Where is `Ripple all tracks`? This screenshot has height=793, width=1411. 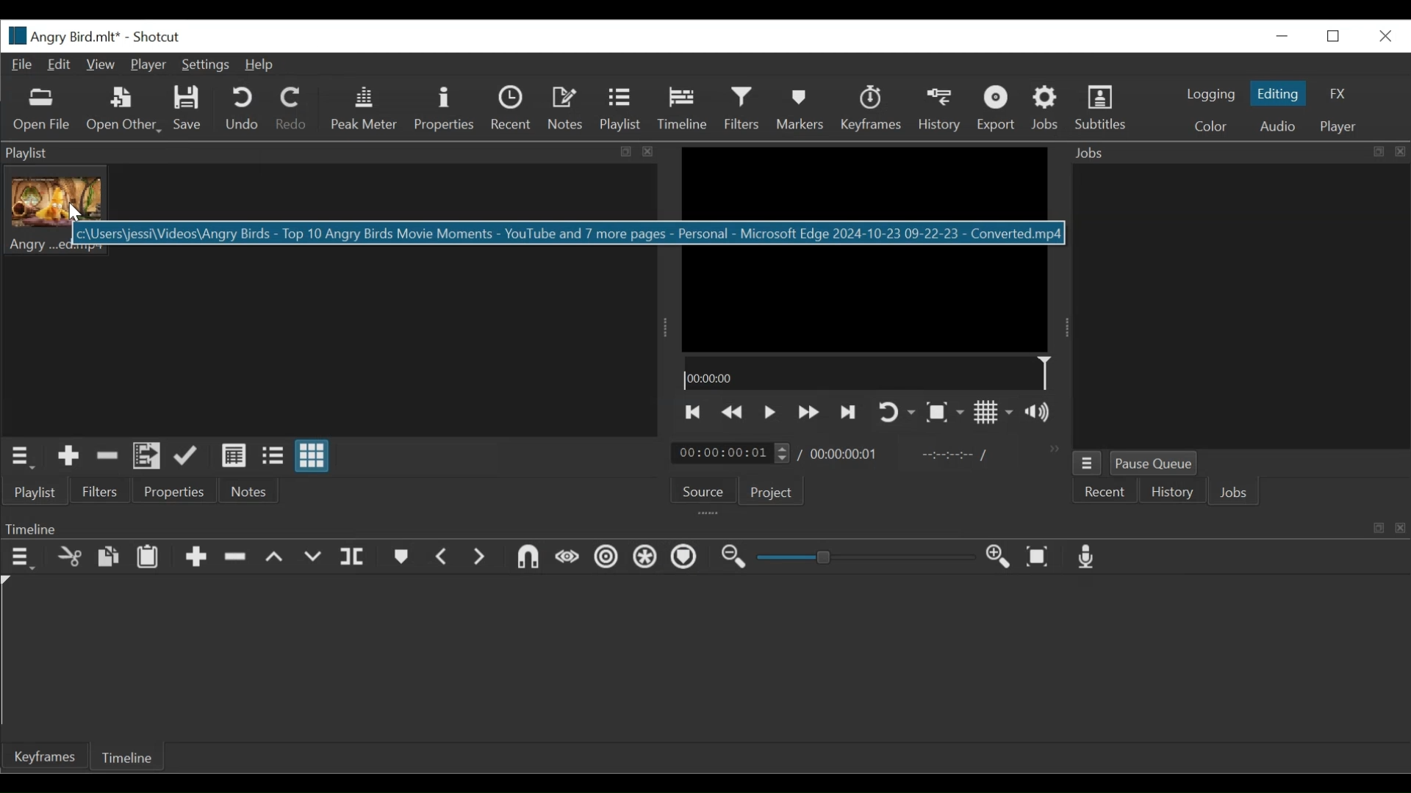 Ripple all tracks is located at coordinates (646, 558).